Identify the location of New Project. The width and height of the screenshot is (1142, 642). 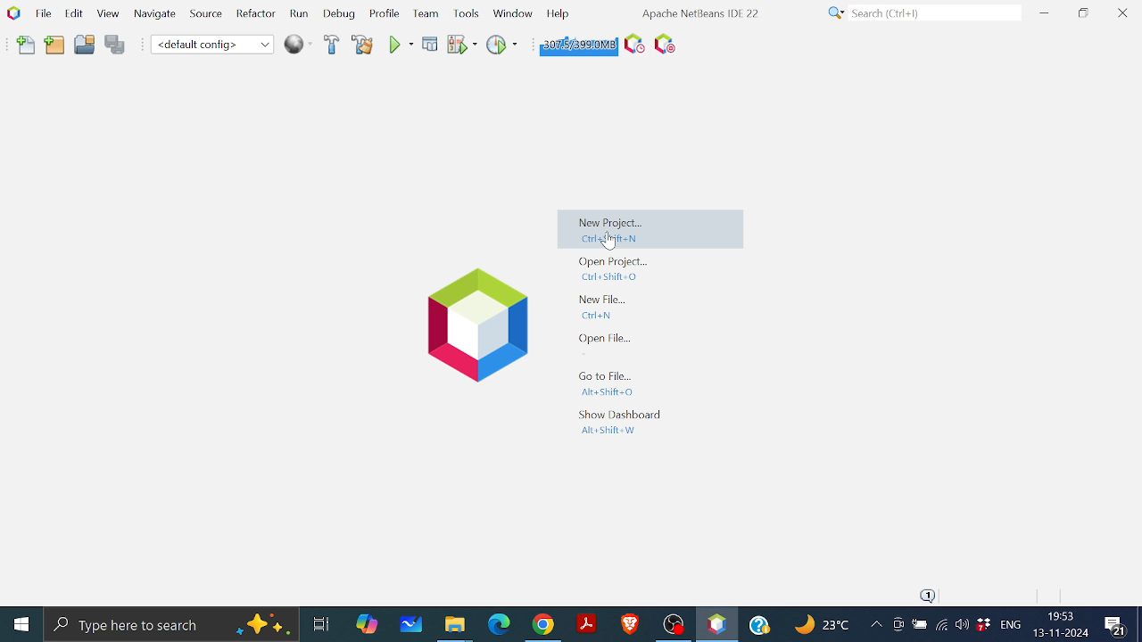
(652, 232).